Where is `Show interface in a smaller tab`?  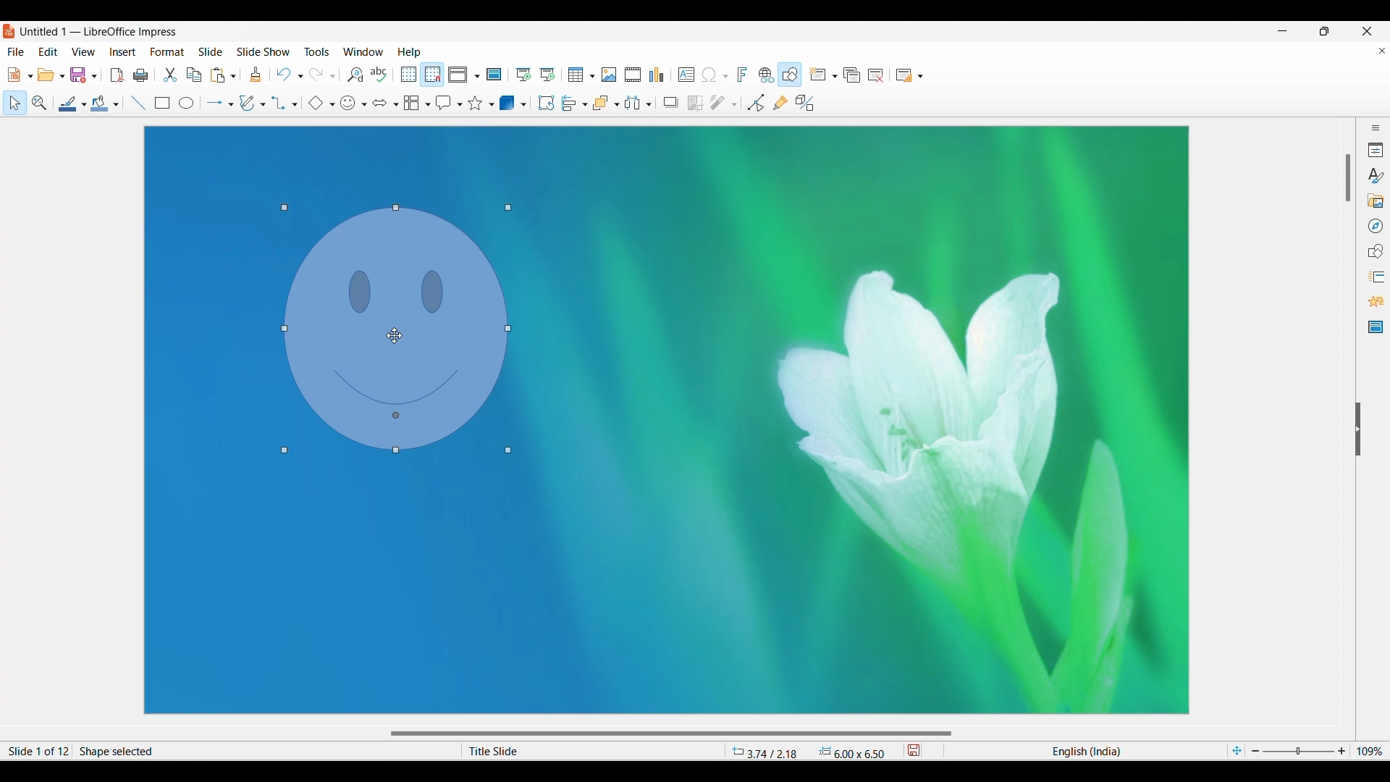
Show interface in a smaller tab is located at coordinates (1325, 31).